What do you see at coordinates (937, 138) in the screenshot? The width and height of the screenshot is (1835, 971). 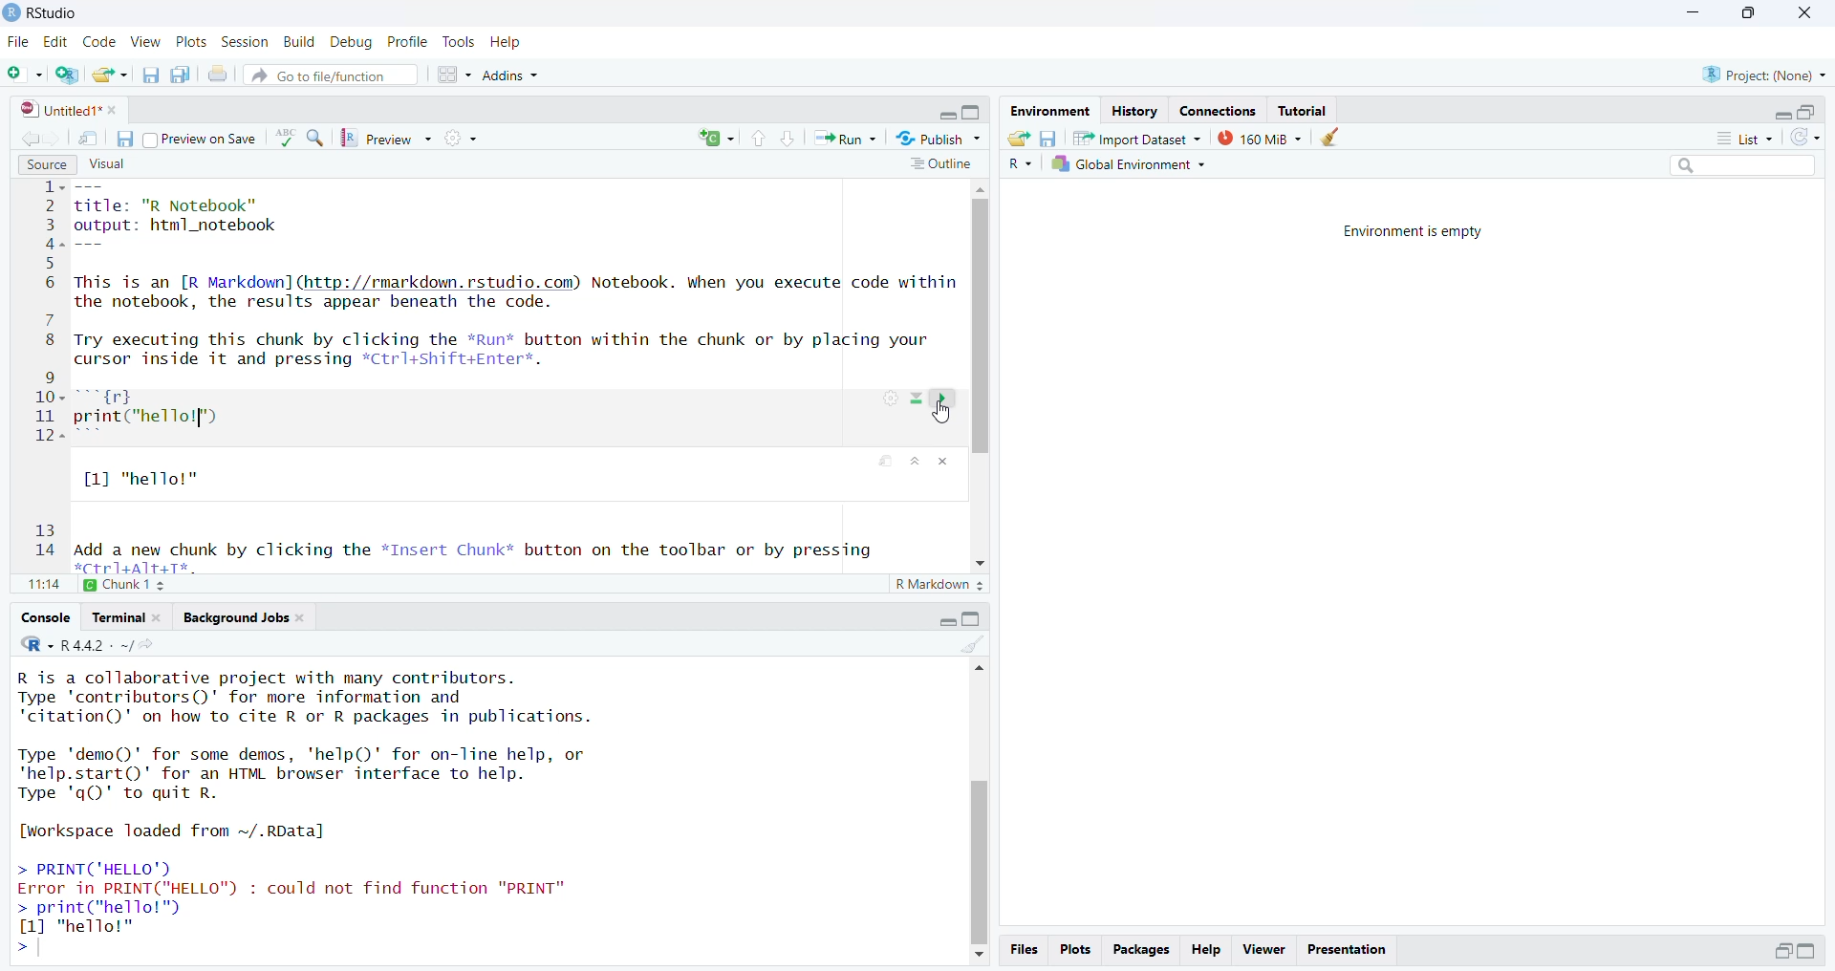 I see `publish` at bounding box center [937, 138].